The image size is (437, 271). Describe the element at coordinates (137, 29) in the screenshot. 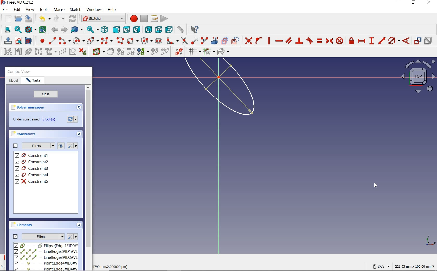

I see `right` at that location.